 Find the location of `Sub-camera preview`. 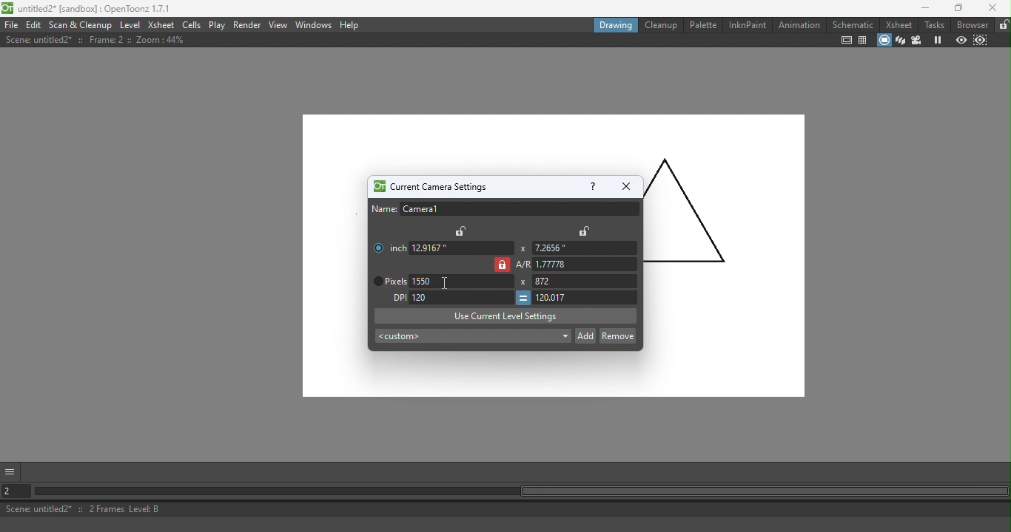

Sub-camera preview is located at coordinates (979, 41).